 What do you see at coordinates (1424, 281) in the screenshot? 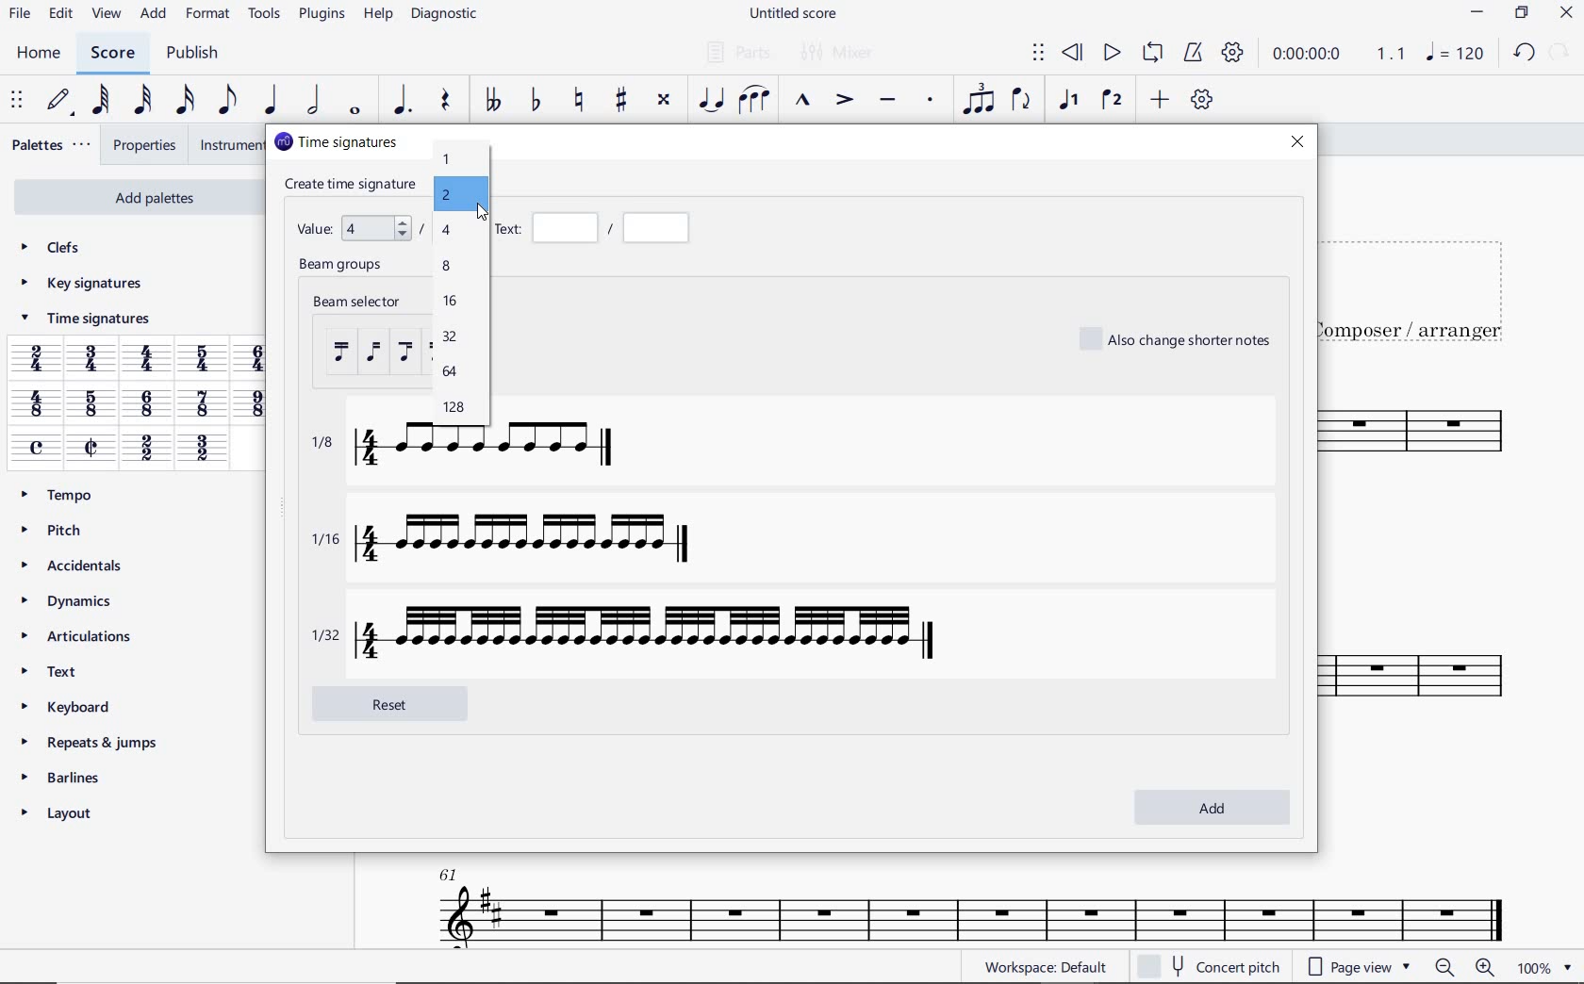
I see `TITLE` at bounding box center [1424, 281].